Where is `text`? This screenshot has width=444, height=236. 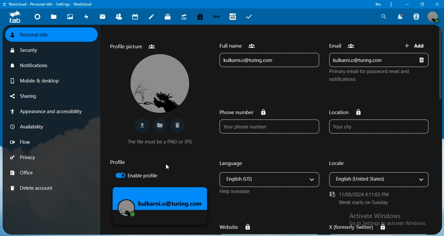 text is located at coordinates (368, 76).